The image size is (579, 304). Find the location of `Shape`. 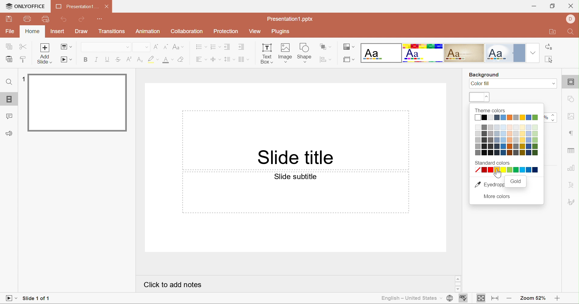

Shape is located at coordinates (305, 52).